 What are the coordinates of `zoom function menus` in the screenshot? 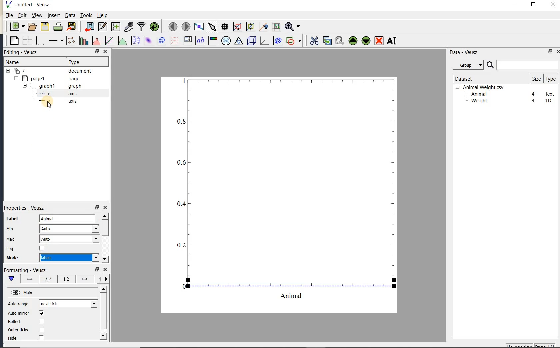 It's located at (292, 27).